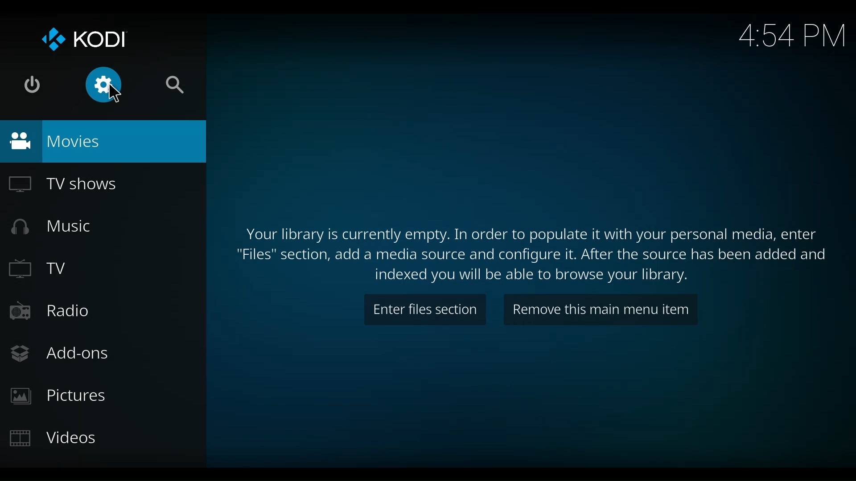  I want to click on Files section, add a media source and configure it. After the source has been added and, so click(532, 256).